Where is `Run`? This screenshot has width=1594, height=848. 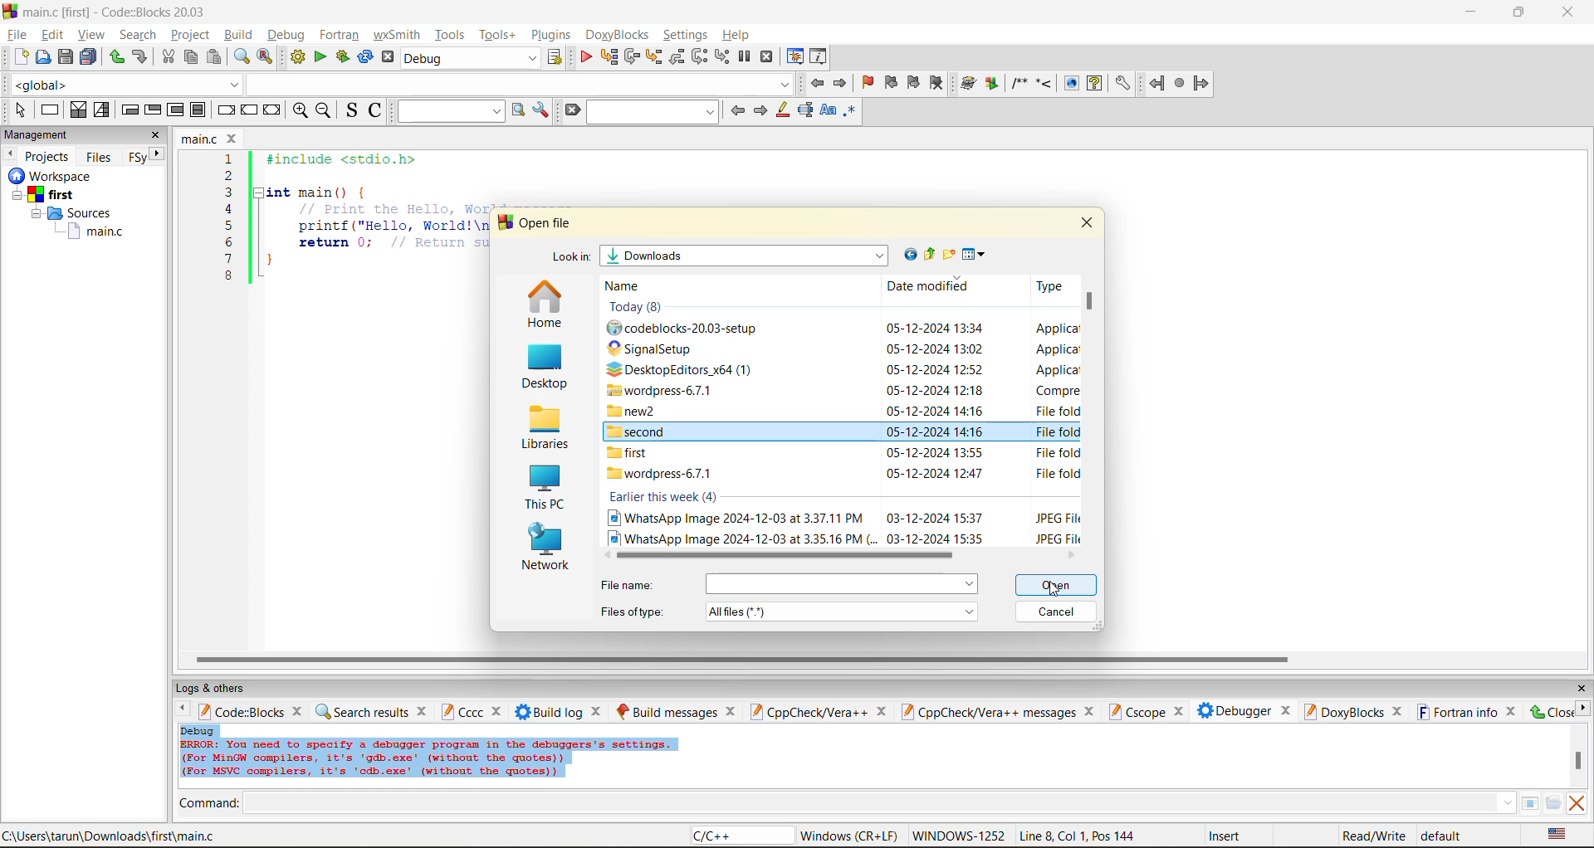
Run is located at coordinates (992, 83).